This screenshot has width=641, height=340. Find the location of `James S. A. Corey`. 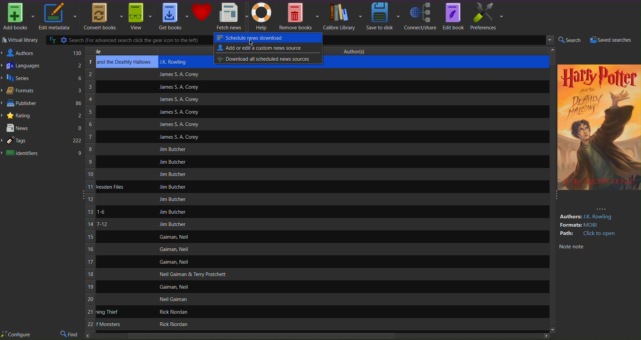

James S. A. Corey is located at coordinates (179, 75).